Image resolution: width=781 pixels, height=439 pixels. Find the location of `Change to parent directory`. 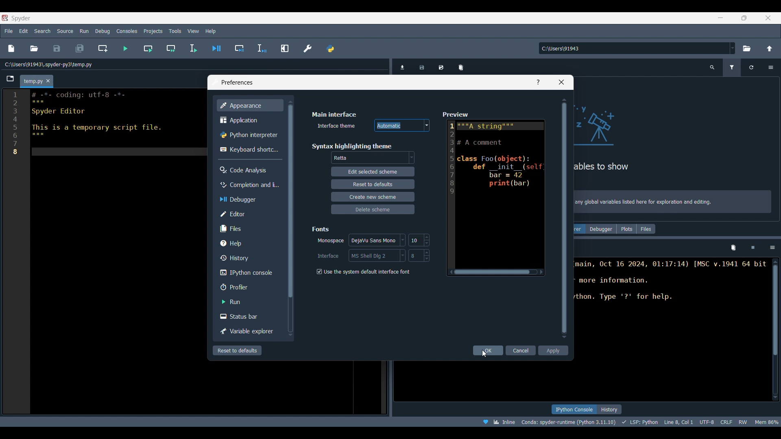

Change to parent directory is located at coordinates (770, 48).